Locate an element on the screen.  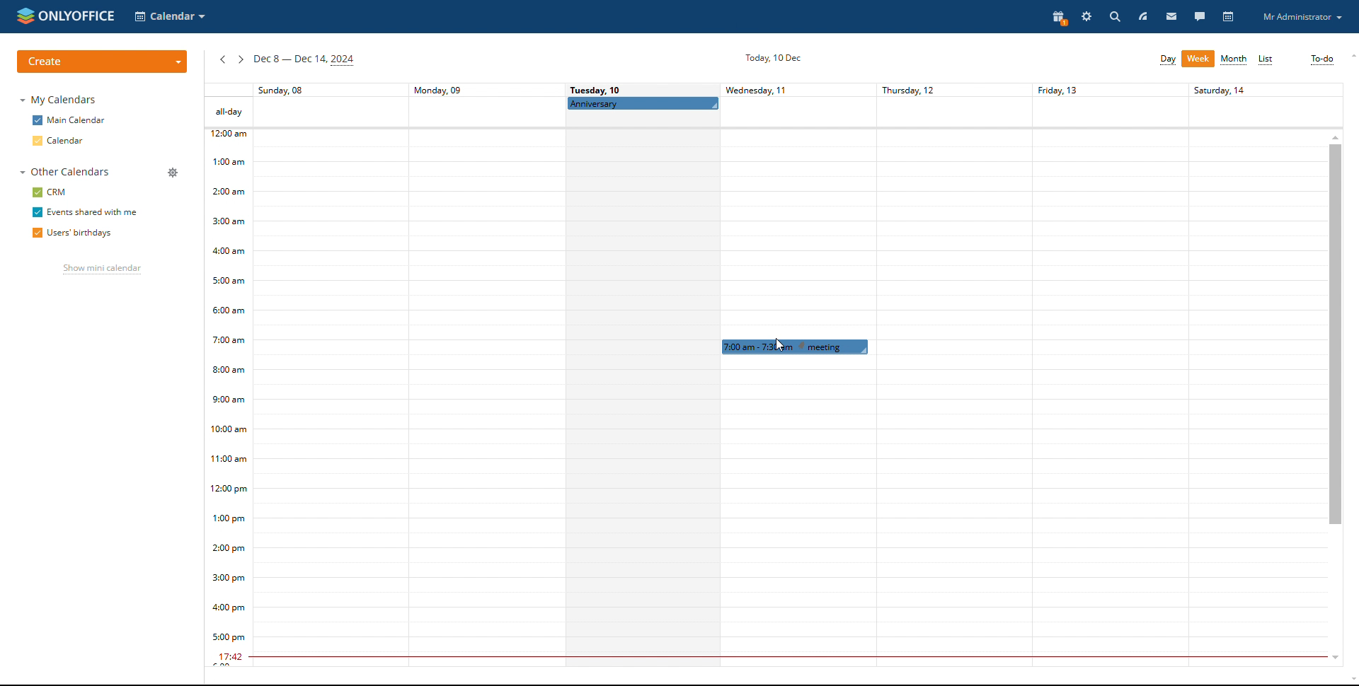
scrollbar is located at coordinates (1336, 334).